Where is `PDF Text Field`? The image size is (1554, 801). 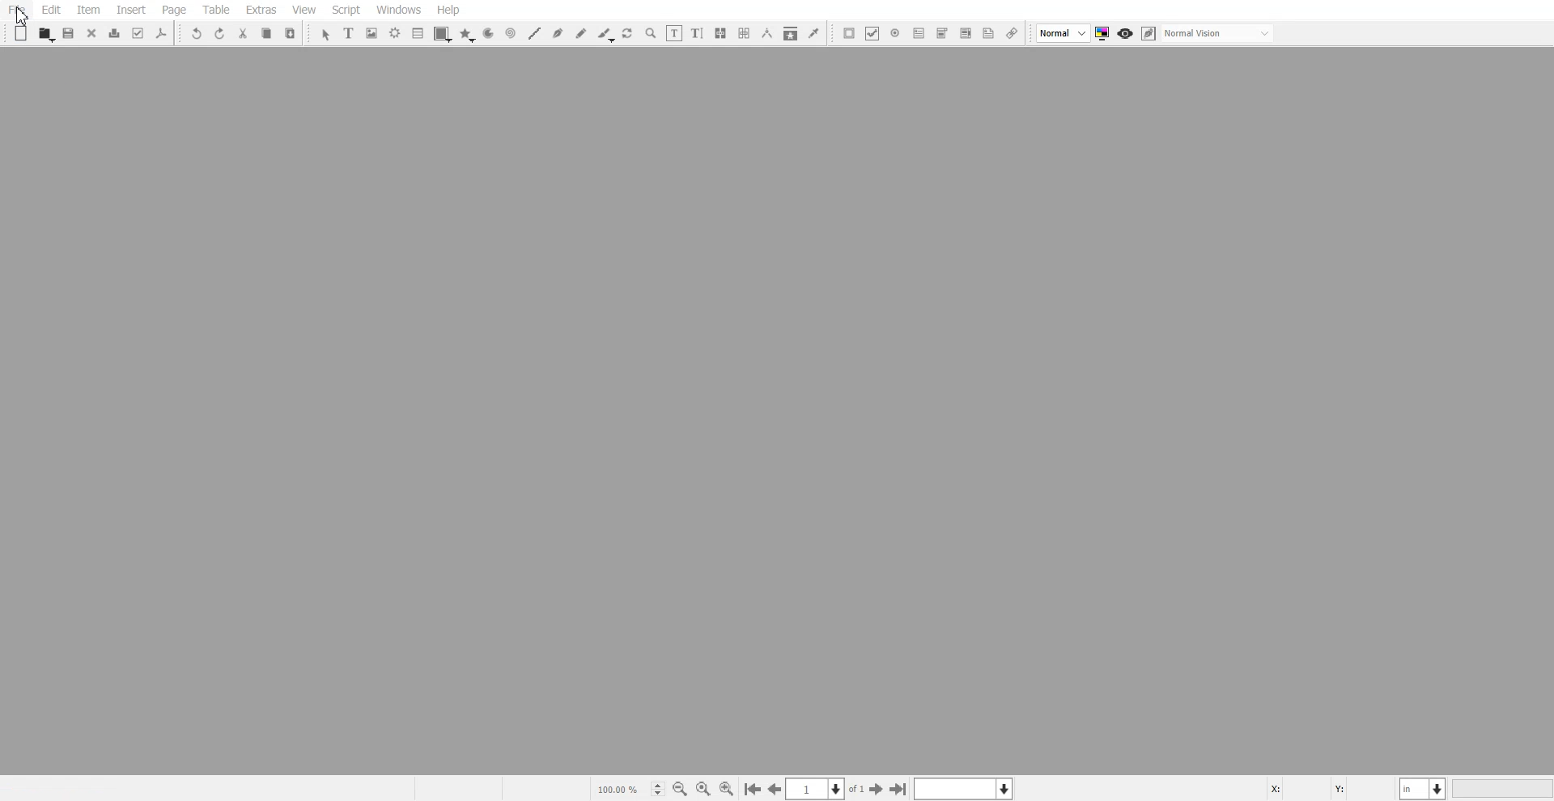
PDF Text Field is located at coordinates (919, 33).